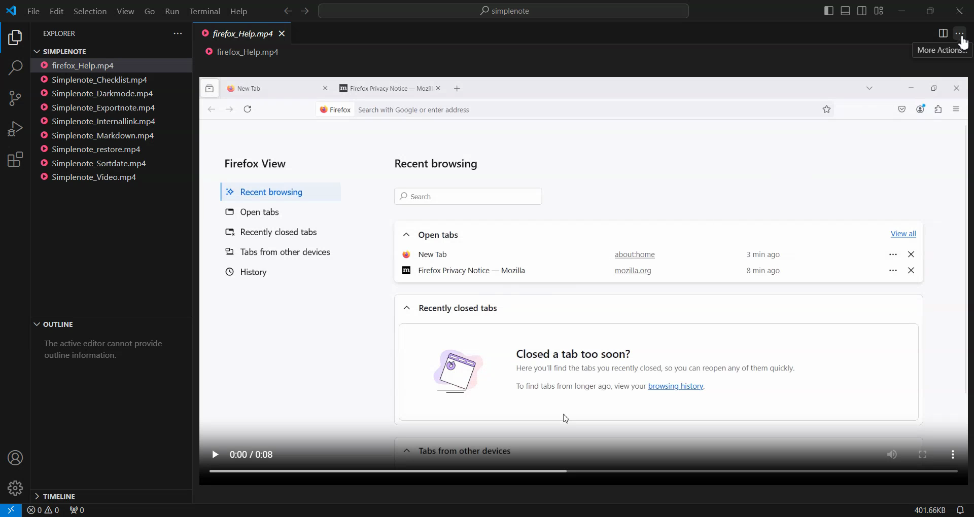  I want to click on 3 min ago, so click(766, 252).